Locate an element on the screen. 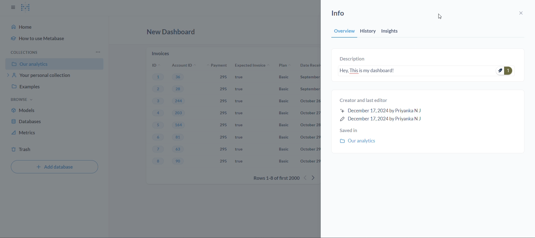 The image size is (535, 238). more  is located at coordinates (99, 52).